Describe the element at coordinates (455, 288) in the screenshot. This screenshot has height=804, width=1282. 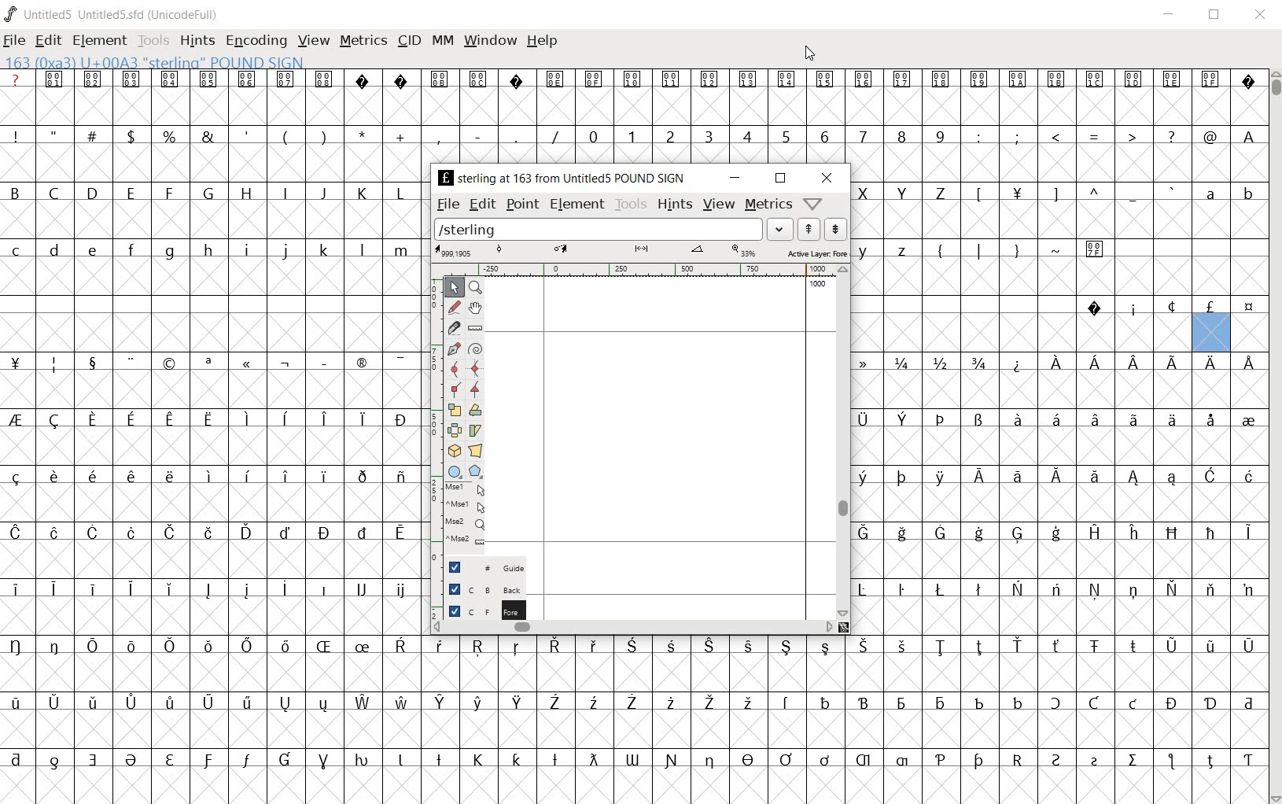
I see `Point` at that location.